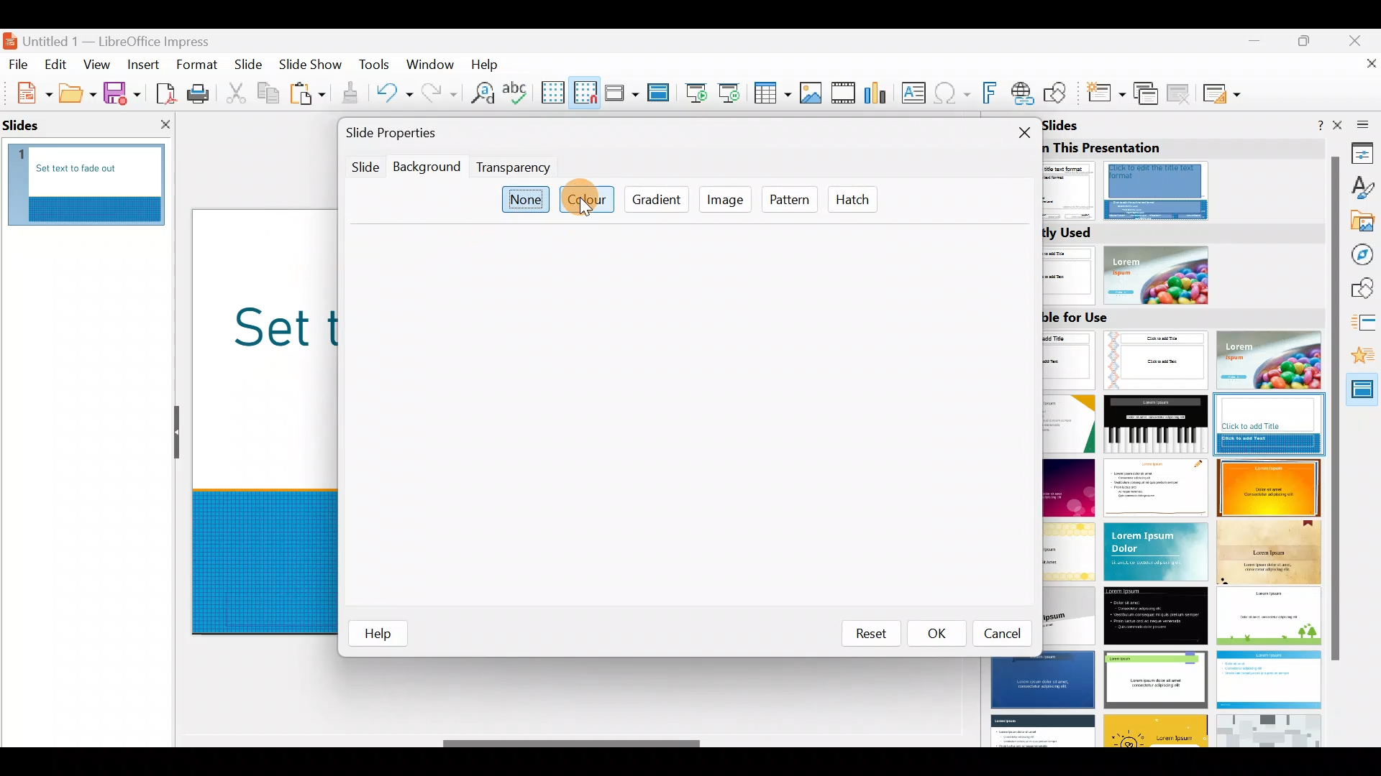  I want to click on Shapes, so click(1364, 290).